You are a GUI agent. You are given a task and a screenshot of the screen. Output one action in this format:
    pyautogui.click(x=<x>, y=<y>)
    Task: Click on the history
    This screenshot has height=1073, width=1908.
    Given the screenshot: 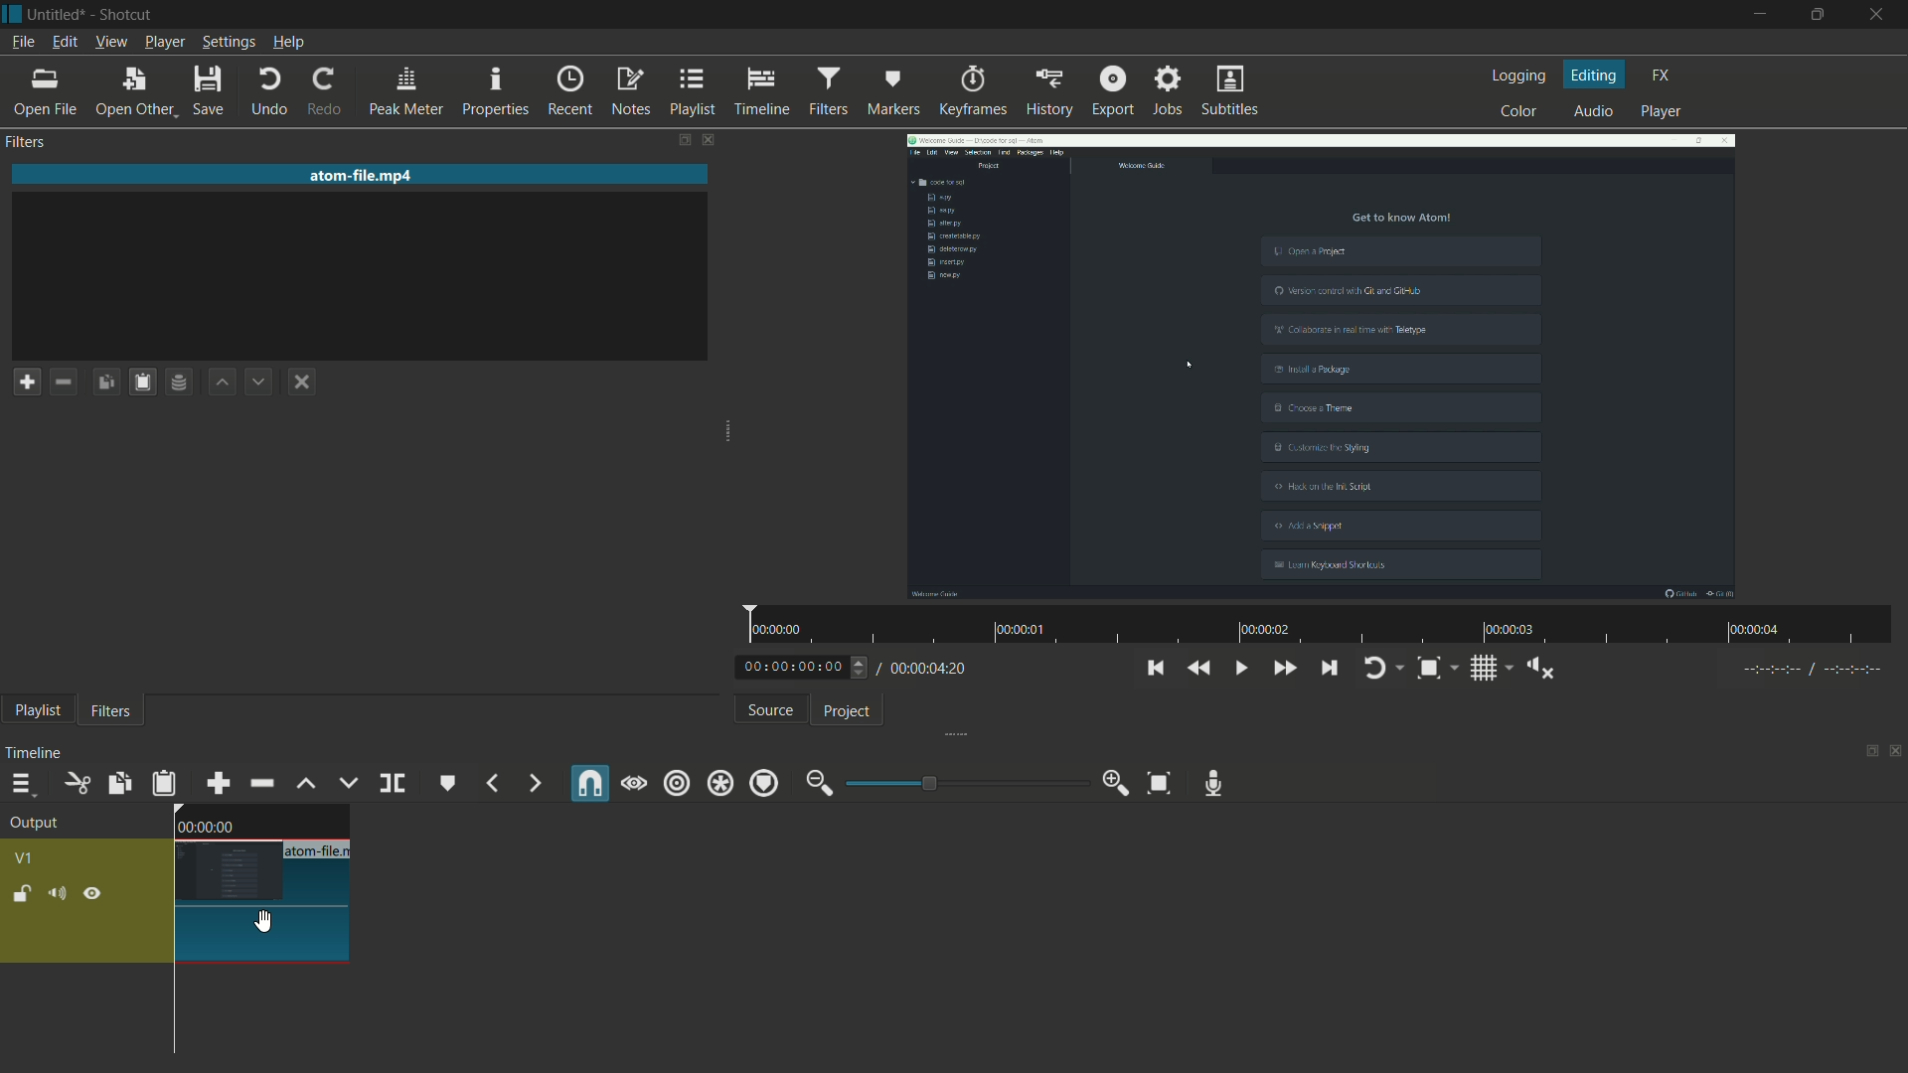 What is the action you would take?
    pyautogui.click(x=1051, y=89)
    